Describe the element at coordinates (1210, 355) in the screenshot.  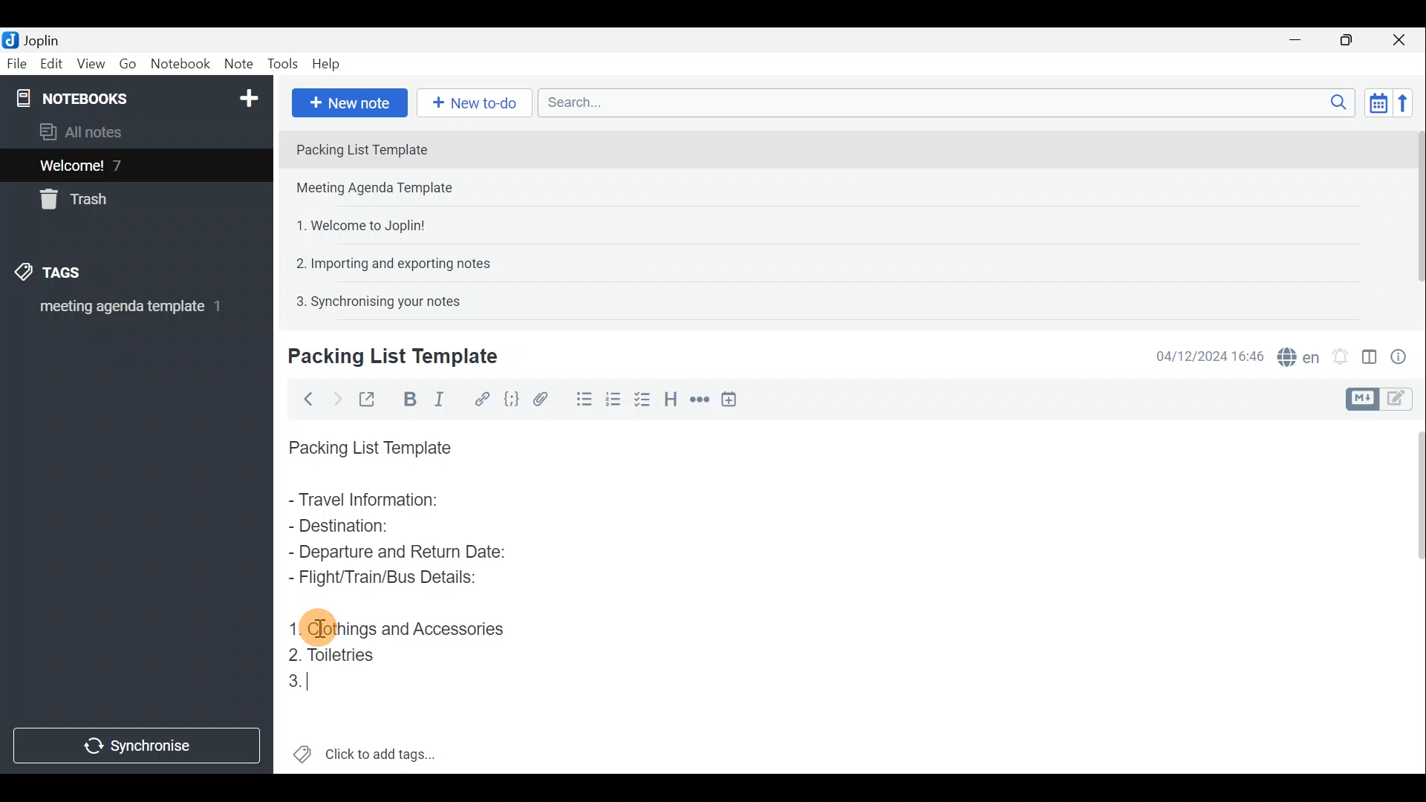
I see `Date & time` at that location.